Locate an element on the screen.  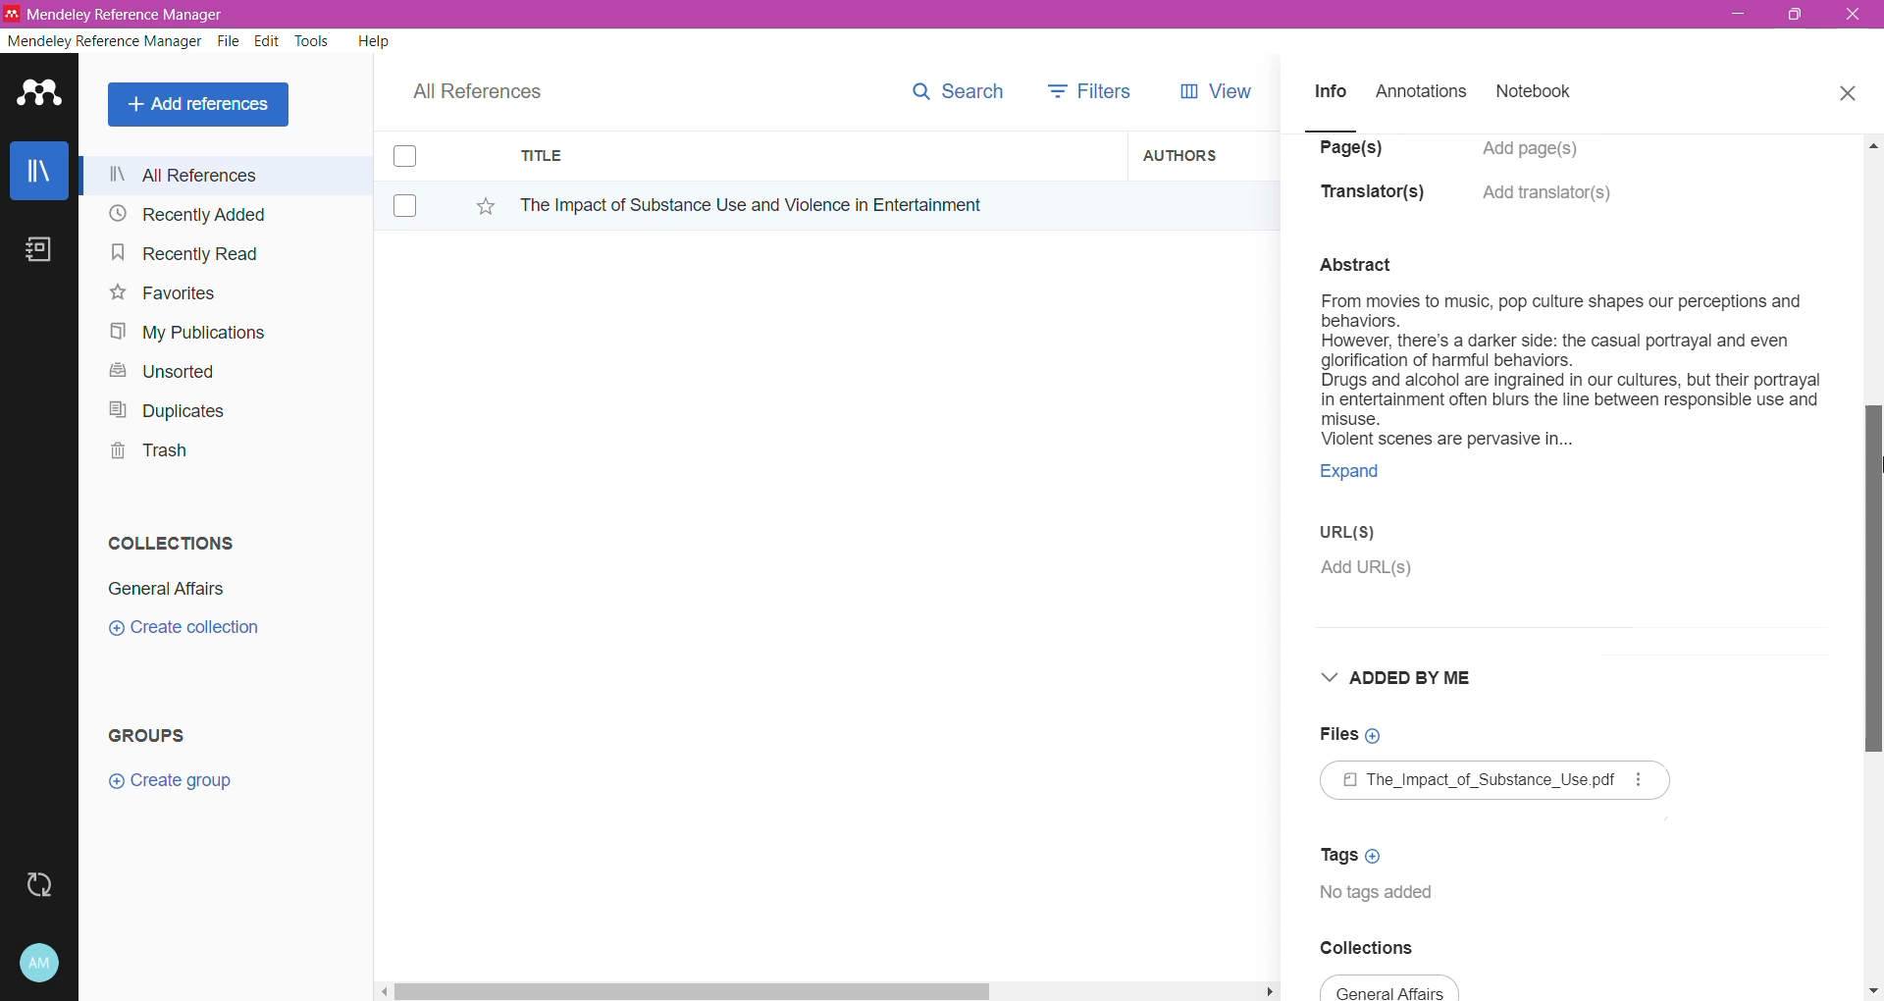
Click to Add Tags is located at coordinates (1362, 850).